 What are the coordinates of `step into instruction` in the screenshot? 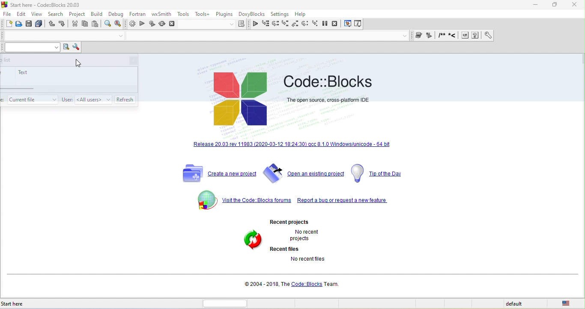 It's located at (316, 24).